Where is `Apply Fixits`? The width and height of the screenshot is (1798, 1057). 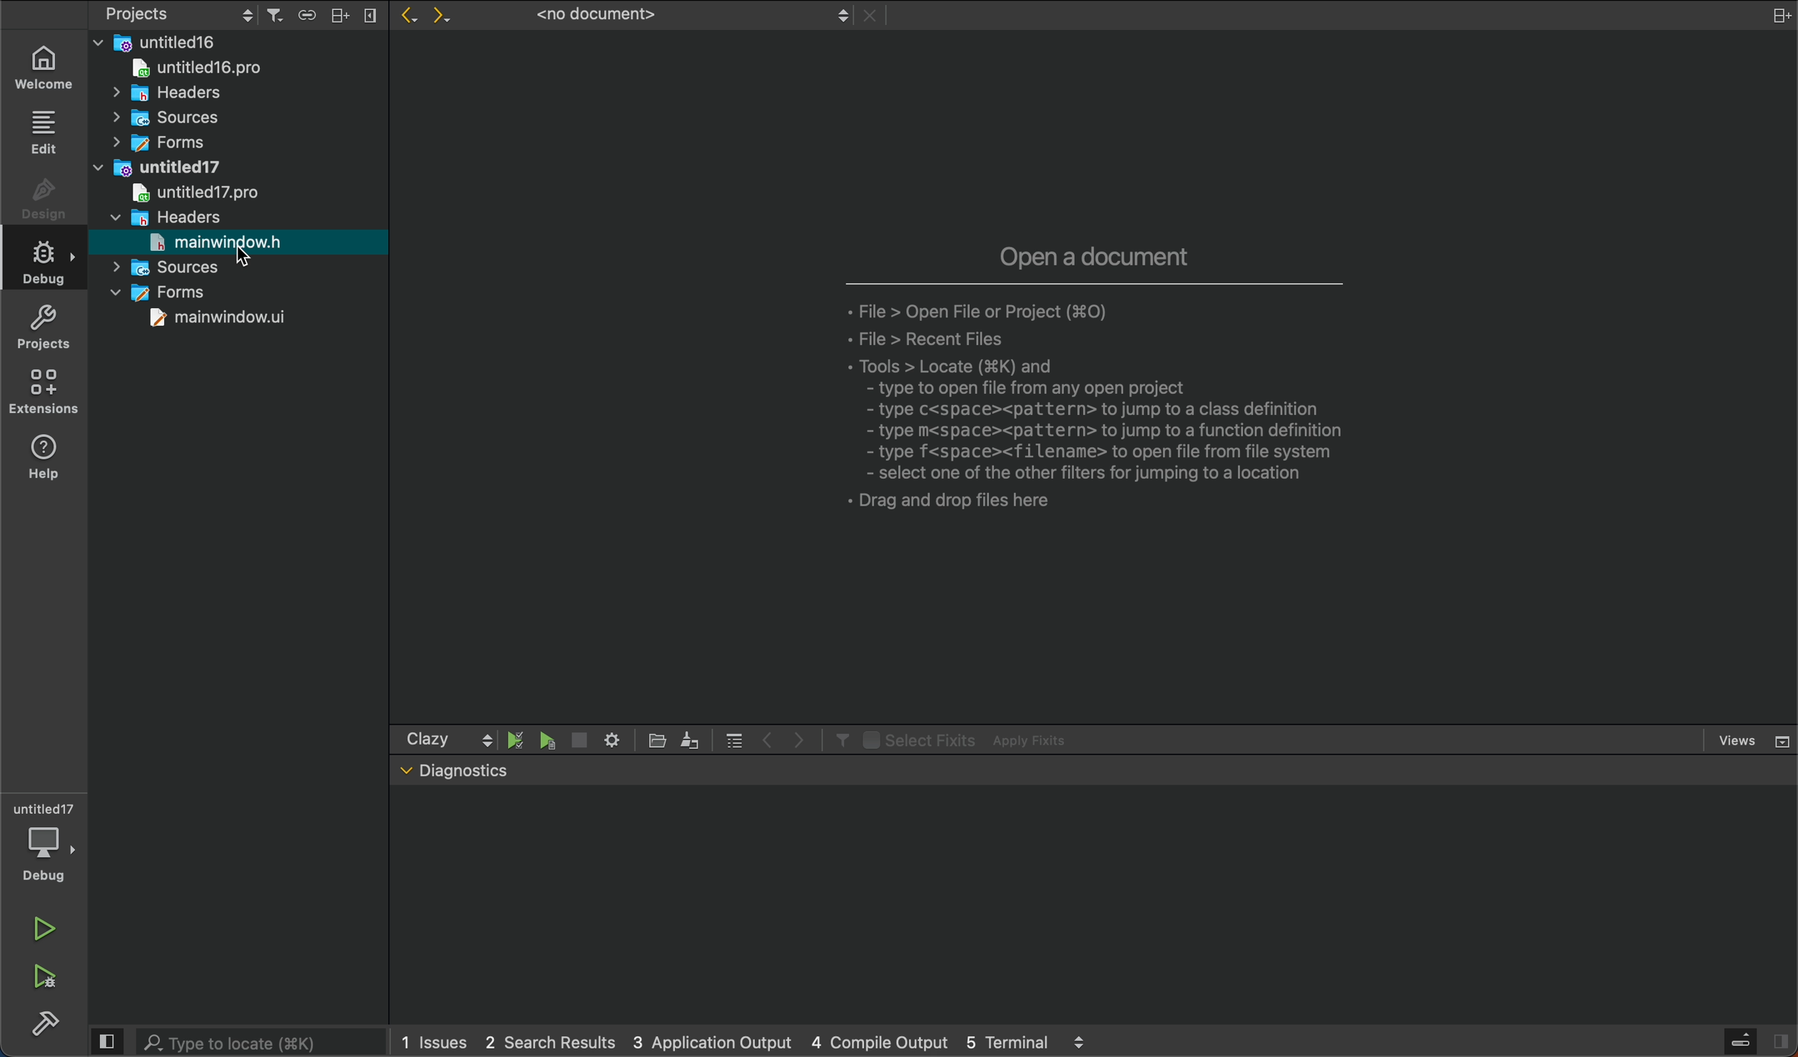 Apply Fixits is located at coordinates (1034, 740).